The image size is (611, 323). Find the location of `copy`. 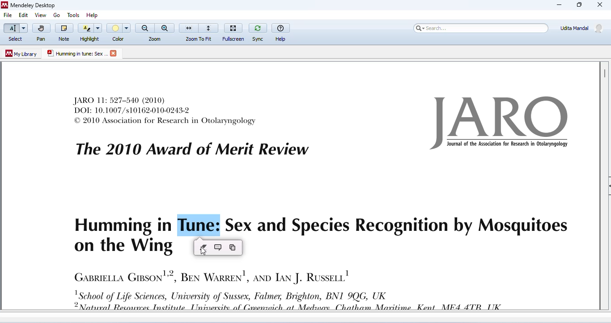

copy is located at coordinates (232, 247).